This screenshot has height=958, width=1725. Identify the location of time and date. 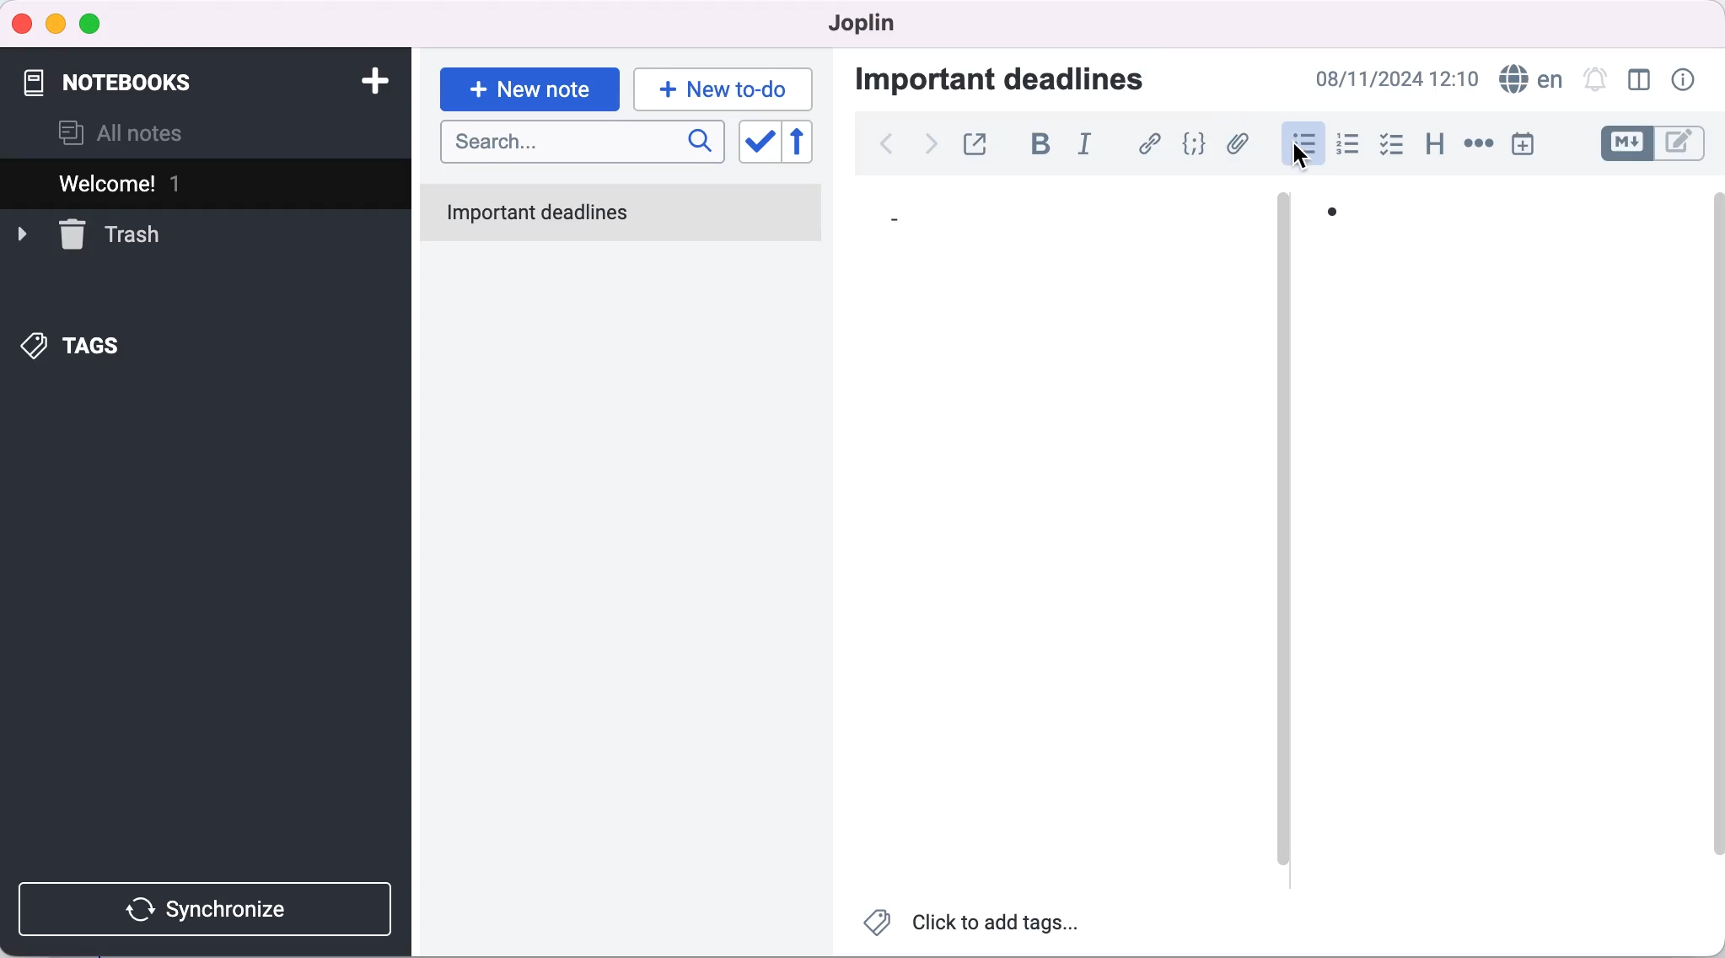
(1400, 78).